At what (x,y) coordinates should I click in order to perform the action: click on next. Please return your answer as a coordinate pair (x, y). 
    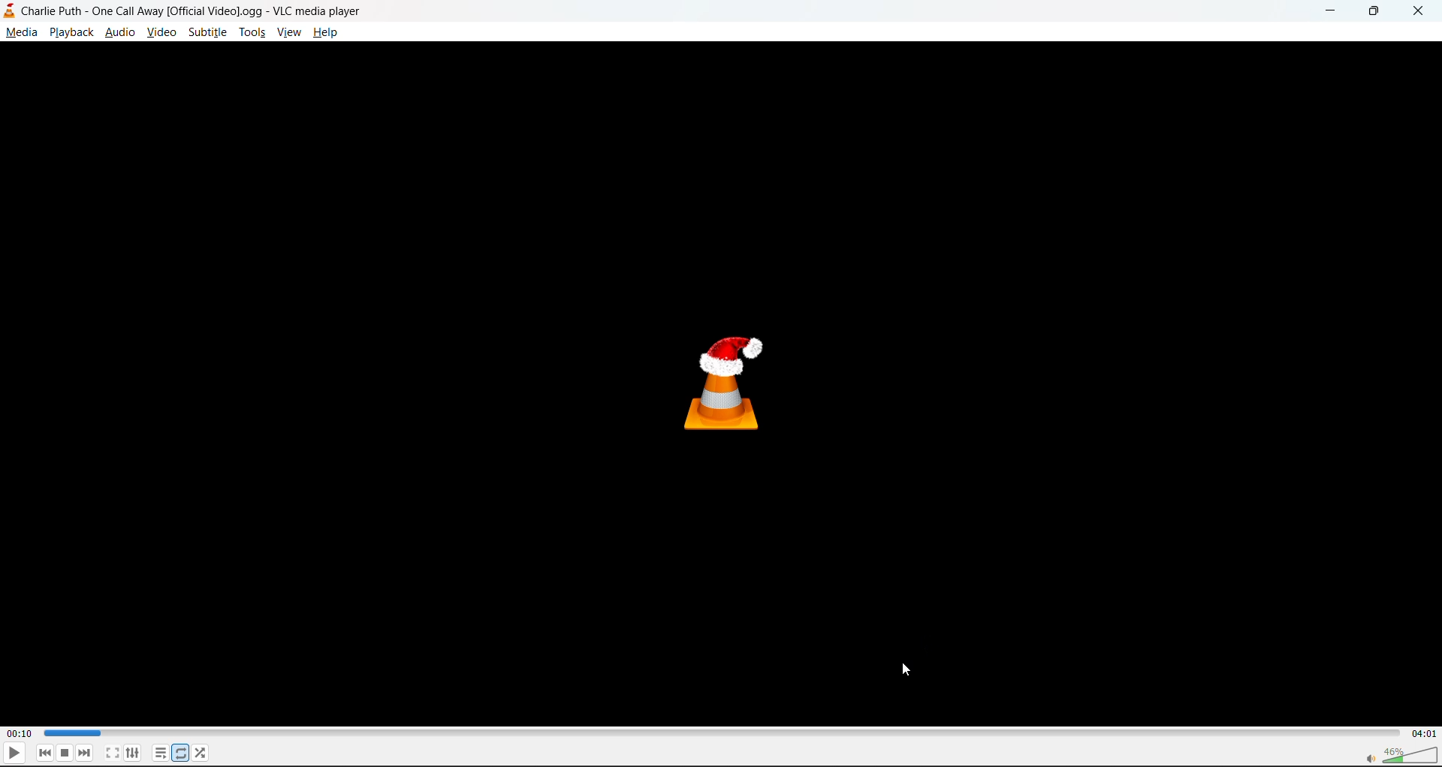
    Looking at the image, I should click on (83, 754).